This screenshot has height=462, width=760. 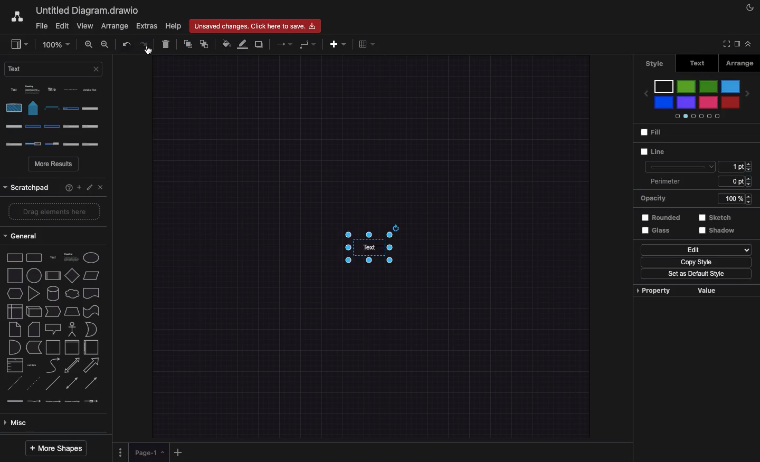 I want to click on More shapes, so click(x=55, y=448).